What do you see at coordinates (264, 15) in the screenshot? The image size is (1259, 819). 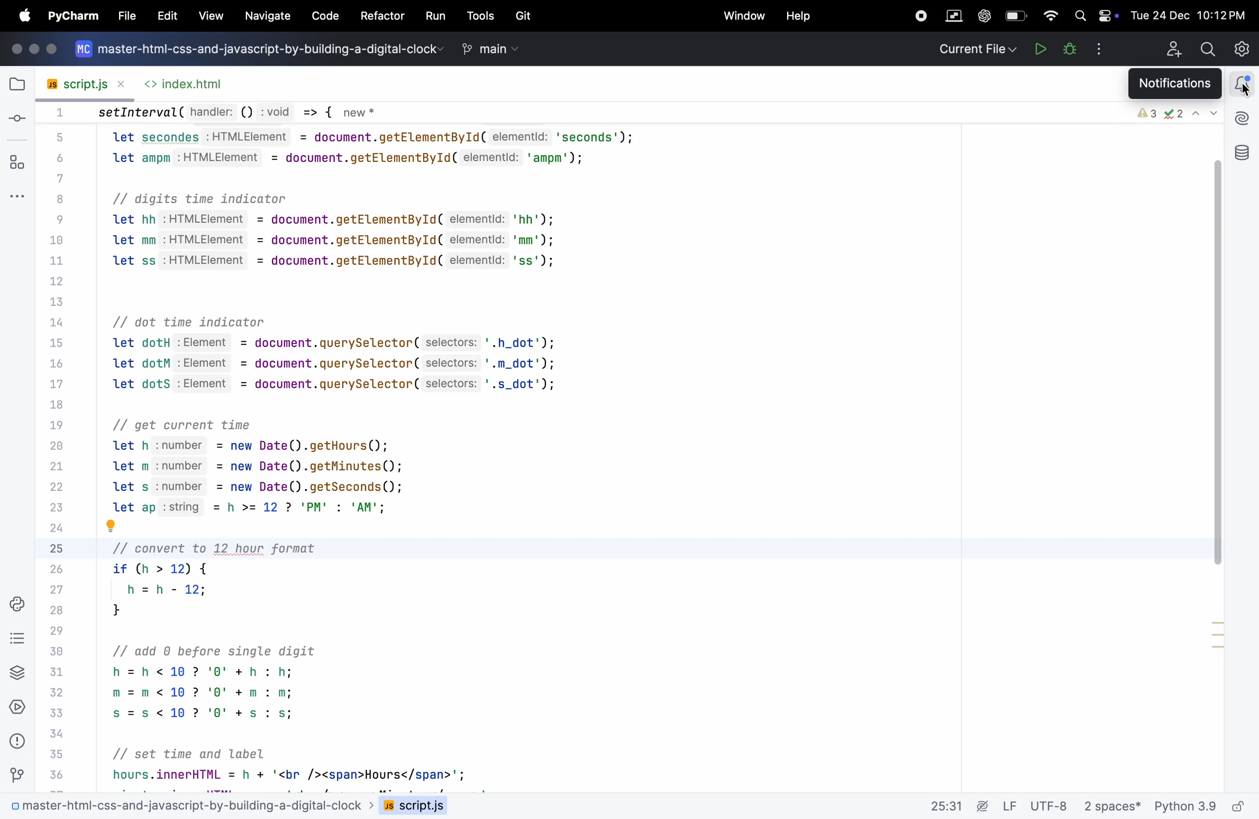 I see `navigate` at bounding box center [264, 15].